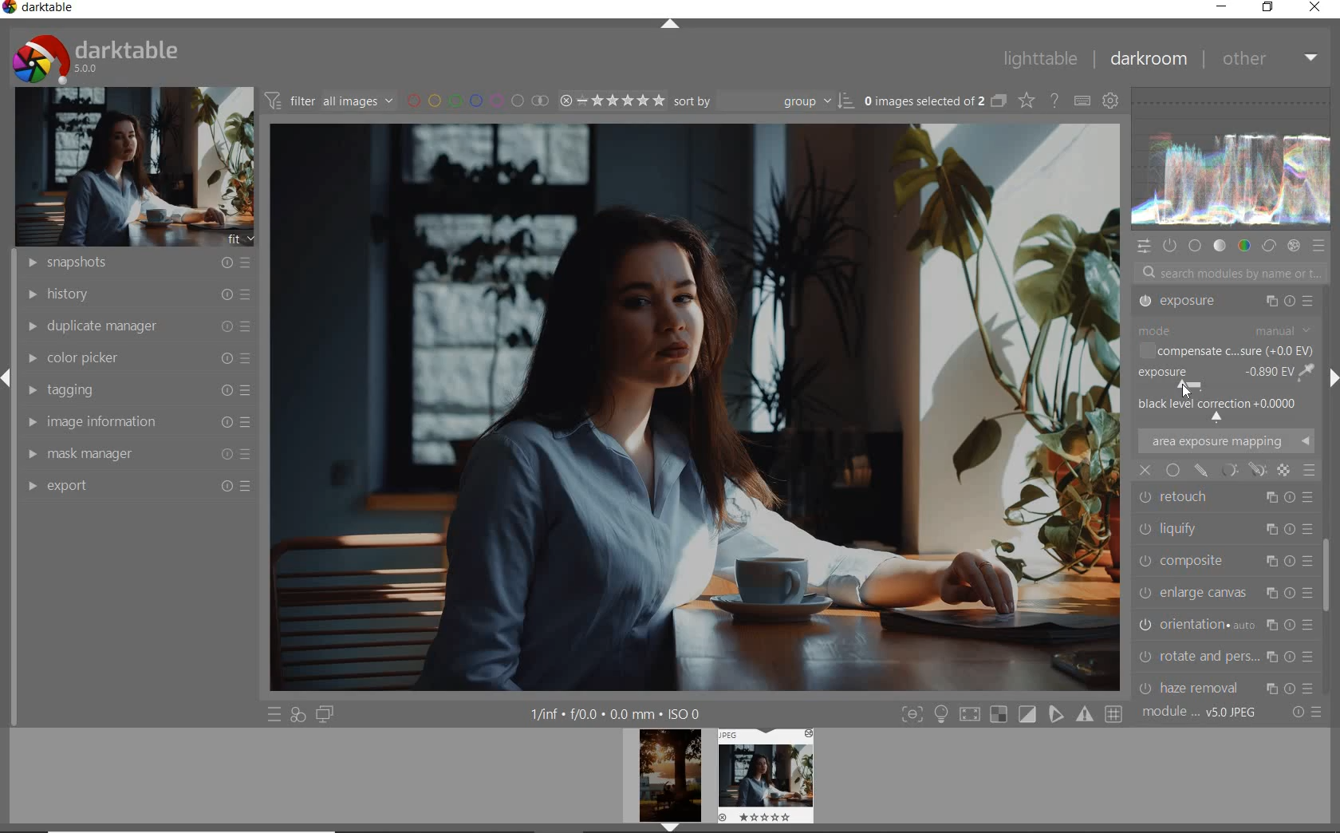 Image resolution: width=1340 pixels, height=833 pixels. What do you see at coordinates (1268, 244) in the screenshot?
I see `CORRECT` at bounding box center [1268, 244].